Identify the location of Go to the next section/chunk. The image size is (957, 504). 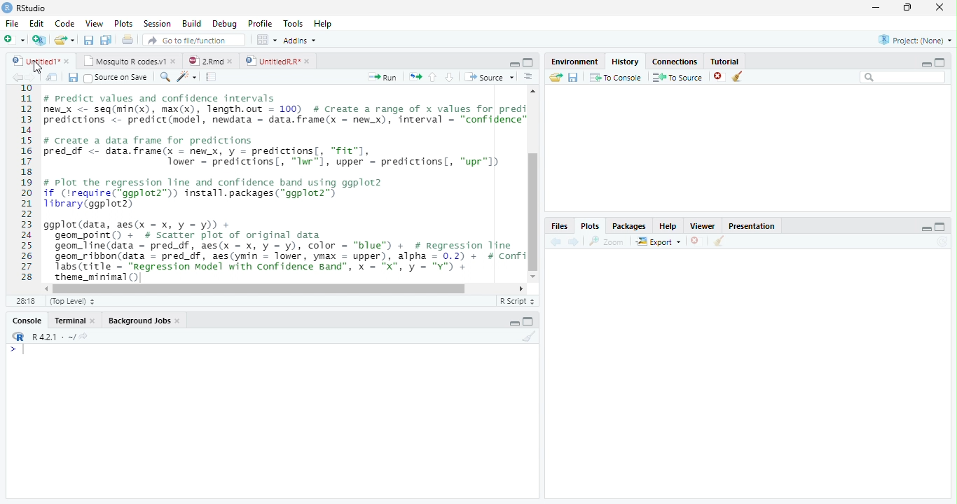
(450, 78).